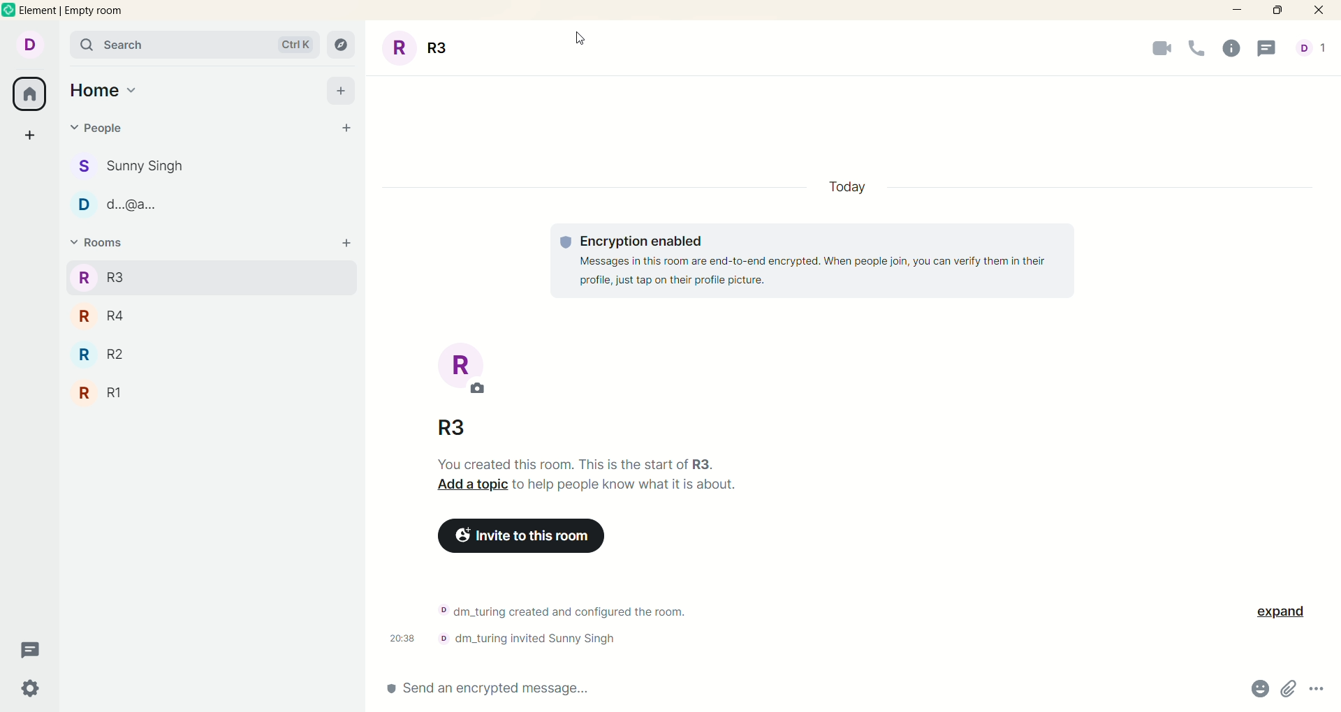 This screenshot has width=1341, height=712. What do you see at coordinates (9, 10) in the screenshot?
I see `logo` at bounding box center [9, 10].